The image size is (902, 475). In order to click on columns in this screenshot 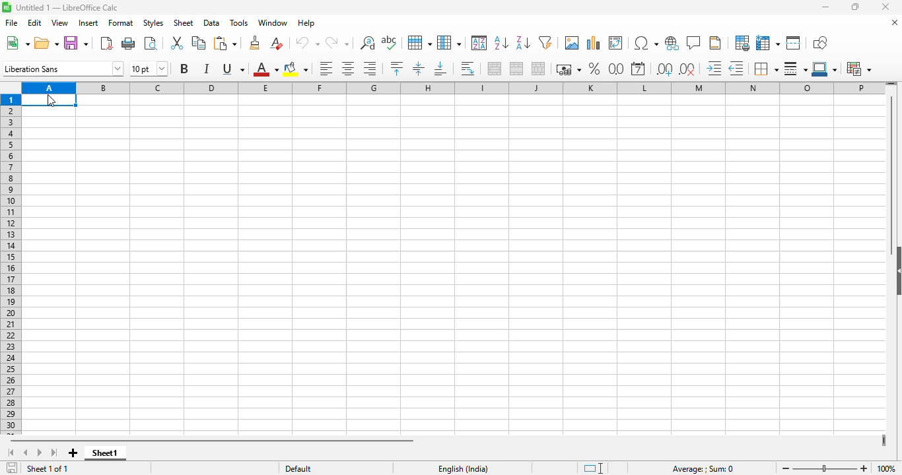, I will do `click(452, 88)`.